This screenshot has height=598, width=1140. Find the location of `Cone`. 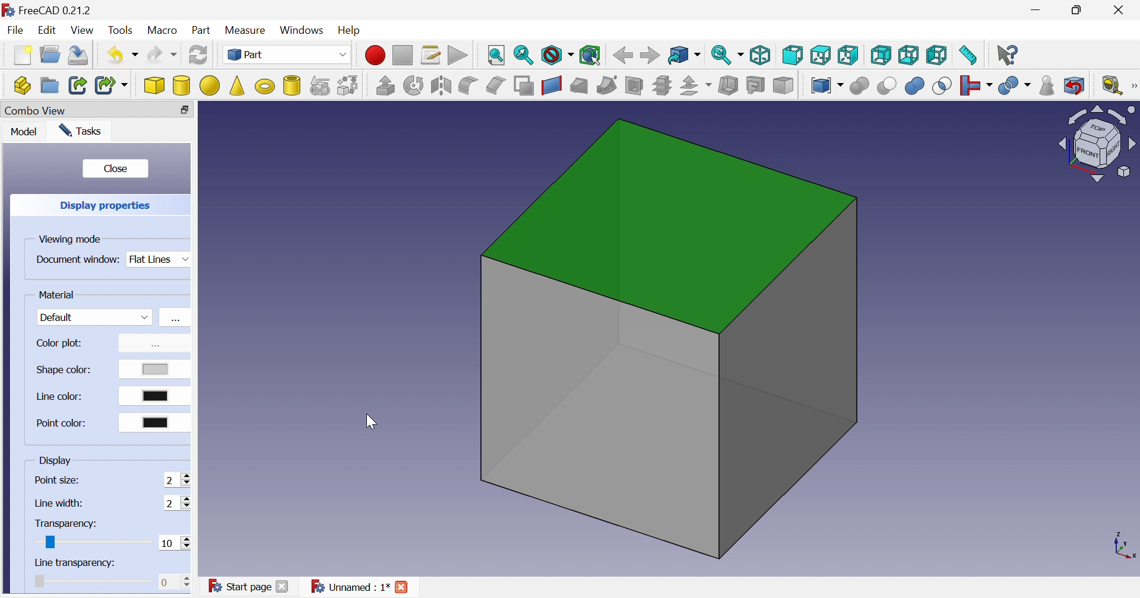

Cone is located at coordinates (239, 86).